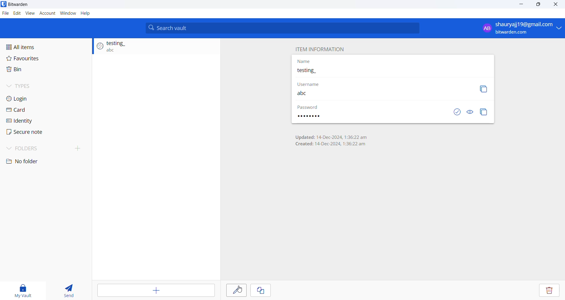  Describe the element at coordinates (47, 13) in the screenshot. I see `Account` at that location.